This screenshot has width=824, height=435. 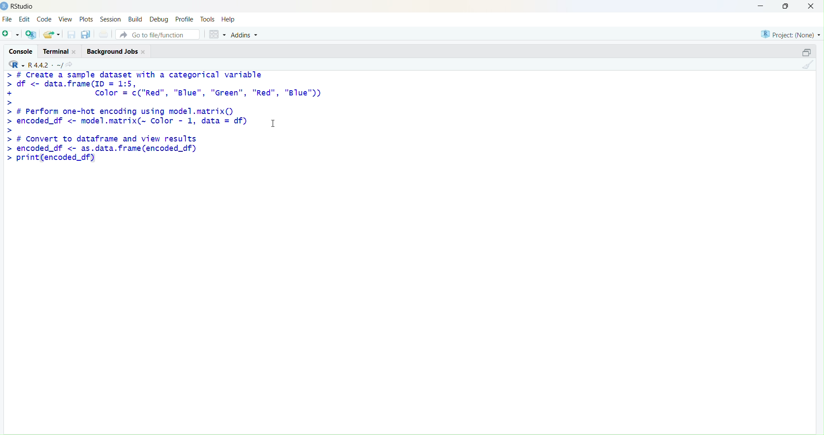 What do you see at coordinates (31, 34) in the screenshot?
I see `add R file` at bounding box center [31, 34].